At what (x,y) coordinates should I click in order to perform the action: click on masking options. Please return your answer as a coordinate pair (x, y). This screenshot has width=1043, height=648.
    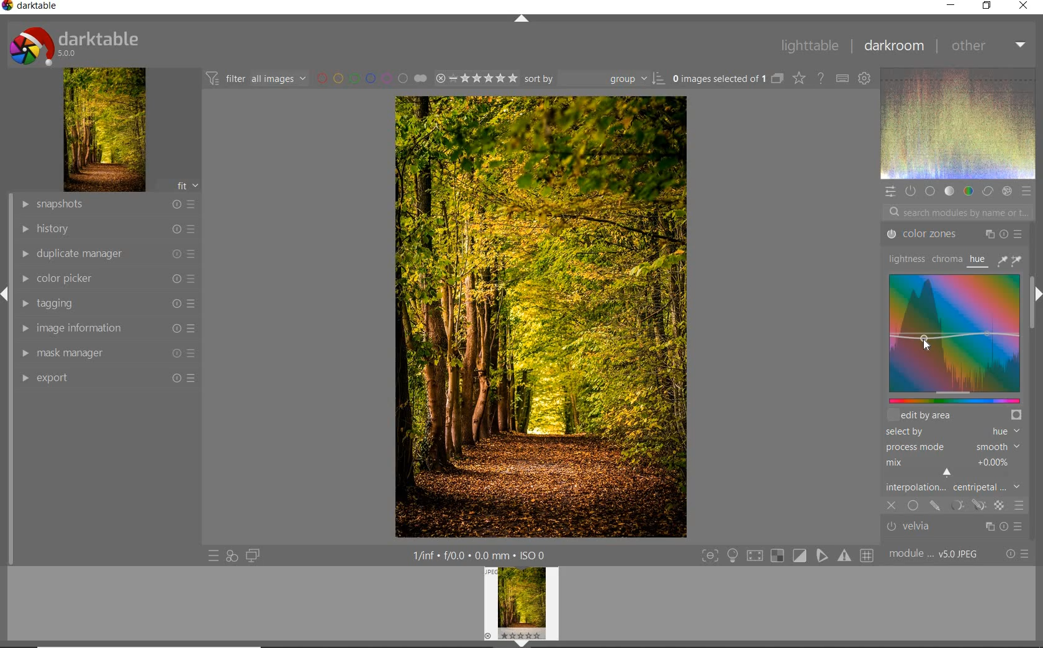
    Looking at the image, I should click on (965, 506).